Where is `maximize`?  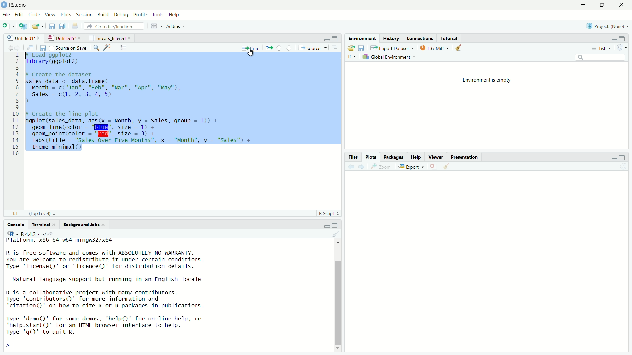
maximize is located at coordinates (605, 5).